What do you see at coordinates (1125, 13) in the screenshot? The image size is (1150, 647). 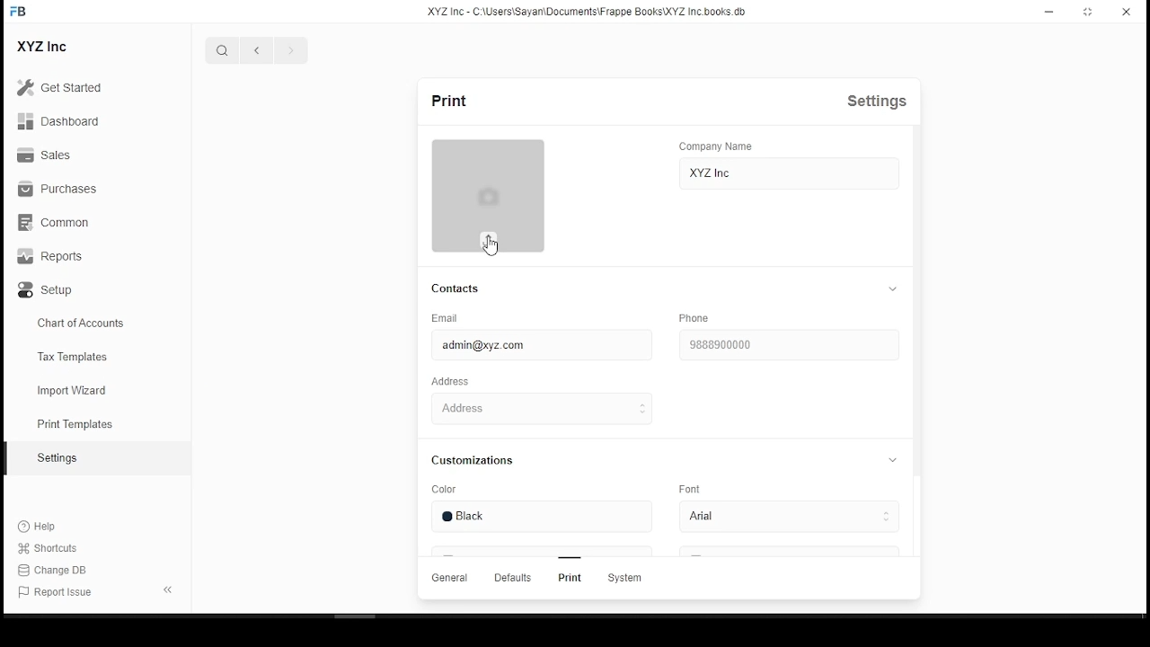 I see `close window` at bounding box center [1125, 13].